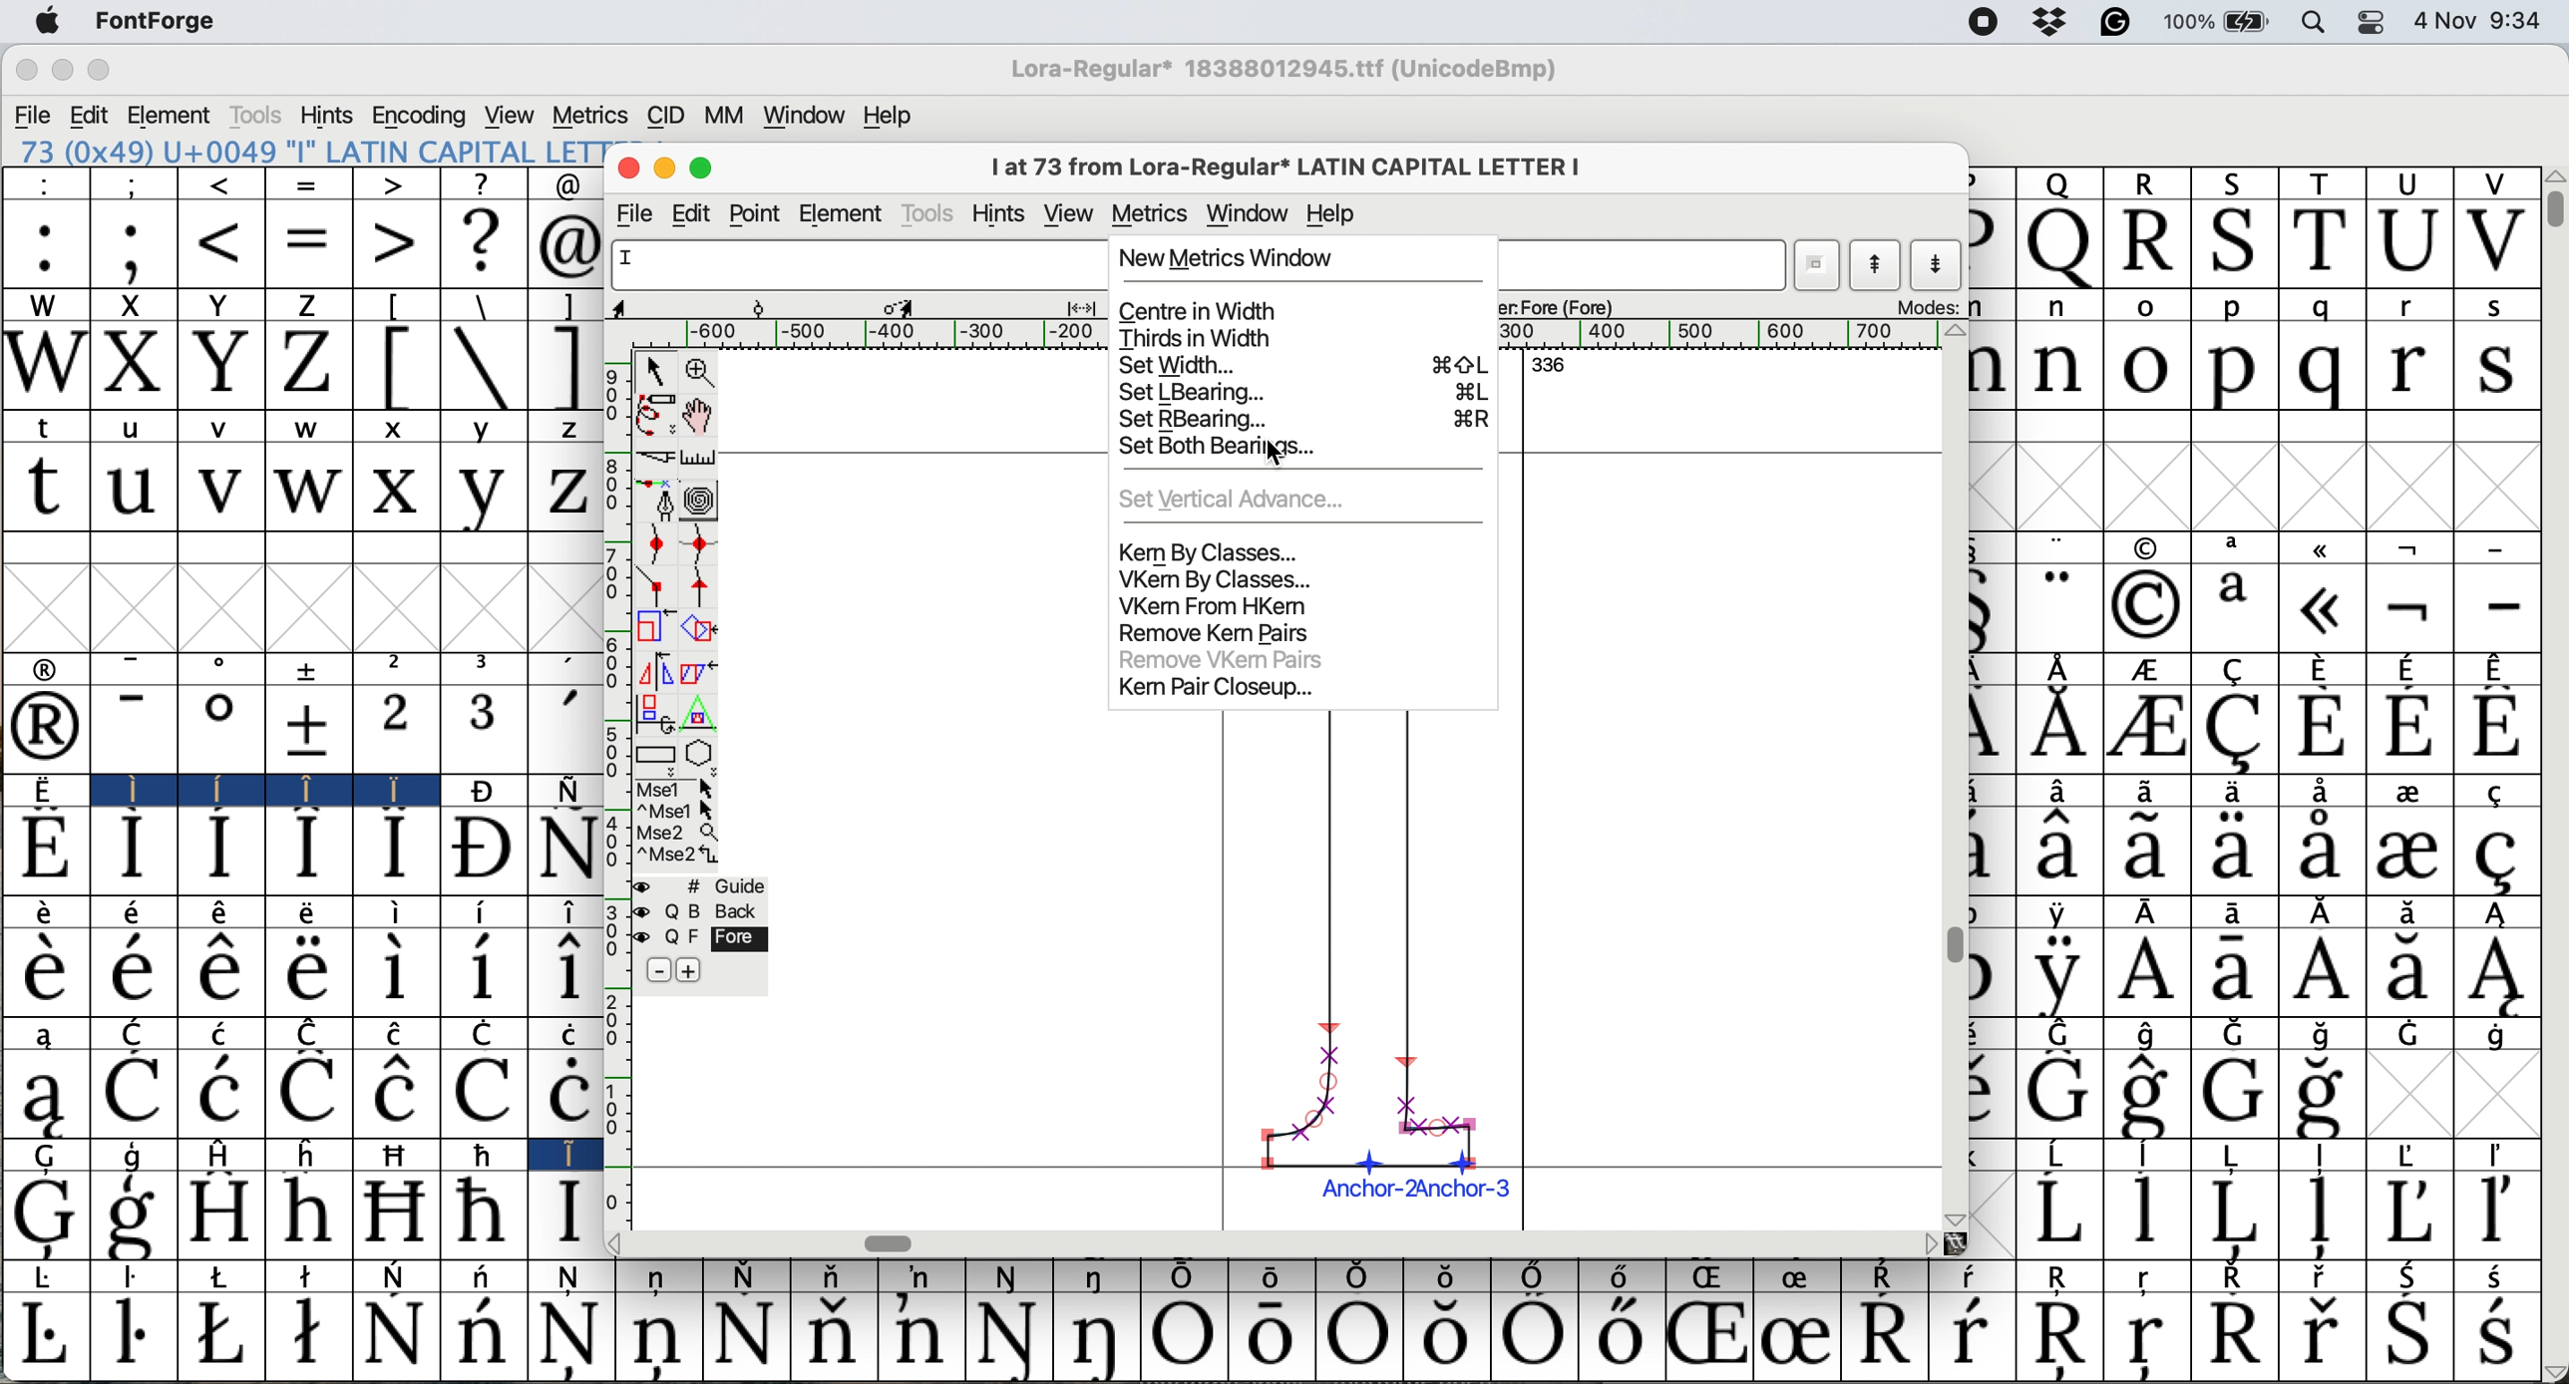 This screenshot has width=2569, height=1384. Describe the element at coordinates (1960, 1242) in the screenshot. I see `` at that location.